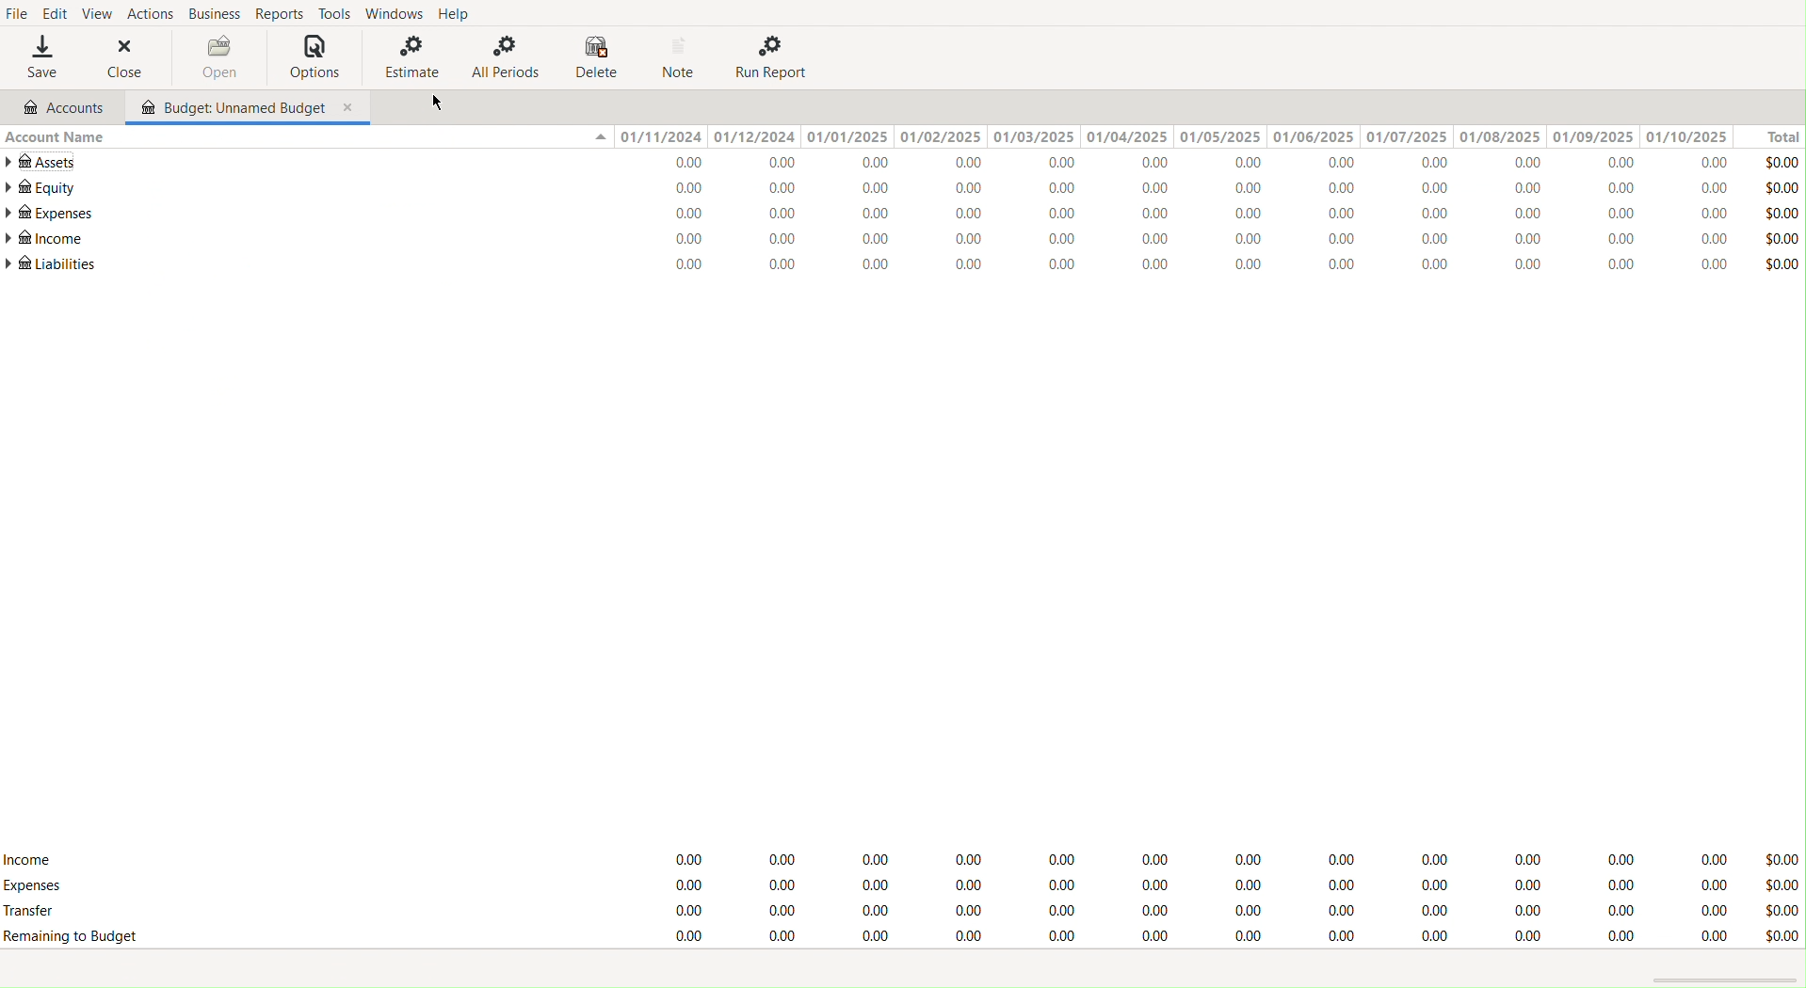  What do you see at coordinates (250, 109) in the screenshot?
I see `Budget: Unnamed Budget` at bounding box center [250, 109].